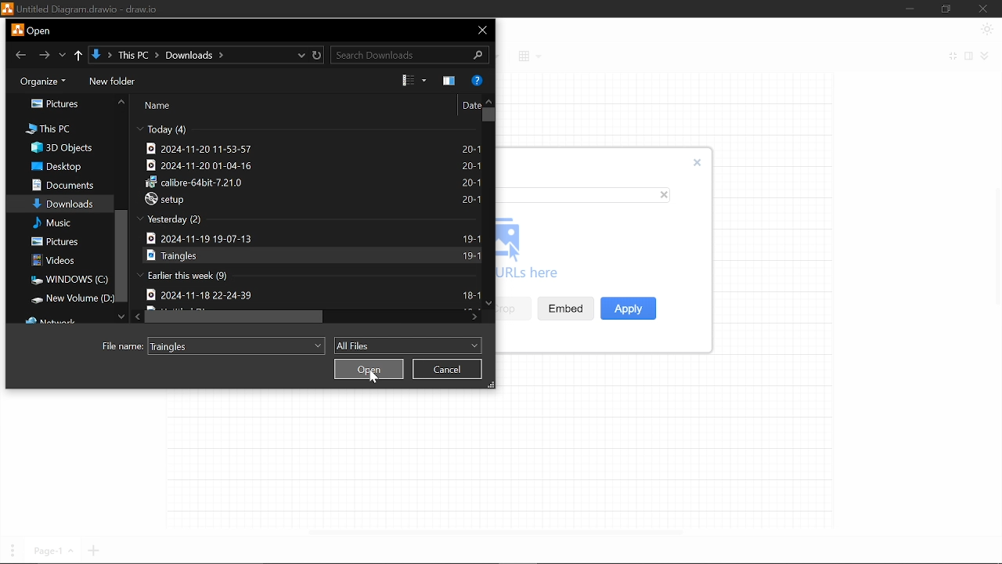  Describe the element at coordinates (409, 346) in the screenshot. I see `All files` at that location.